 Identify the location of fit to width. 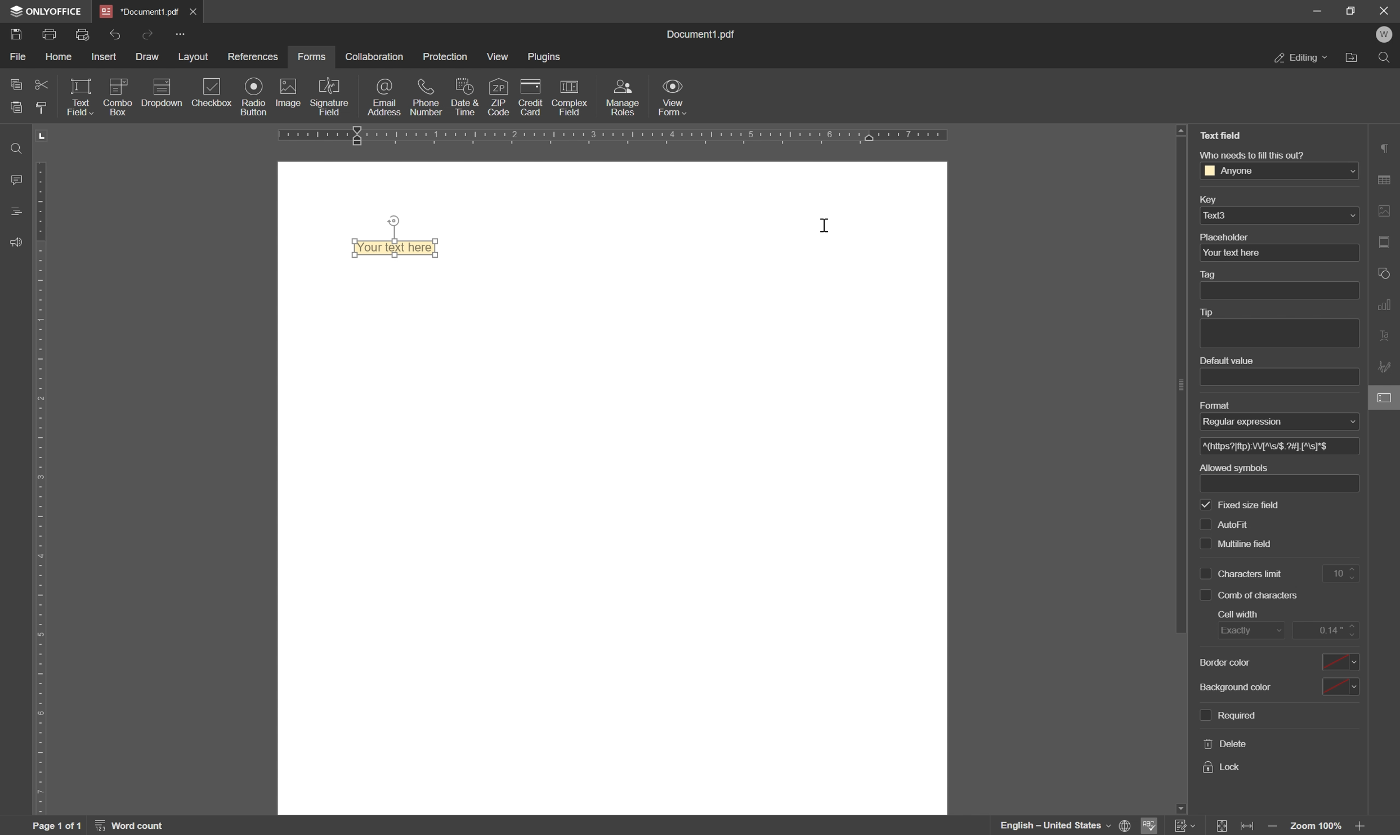
(1250, 827).